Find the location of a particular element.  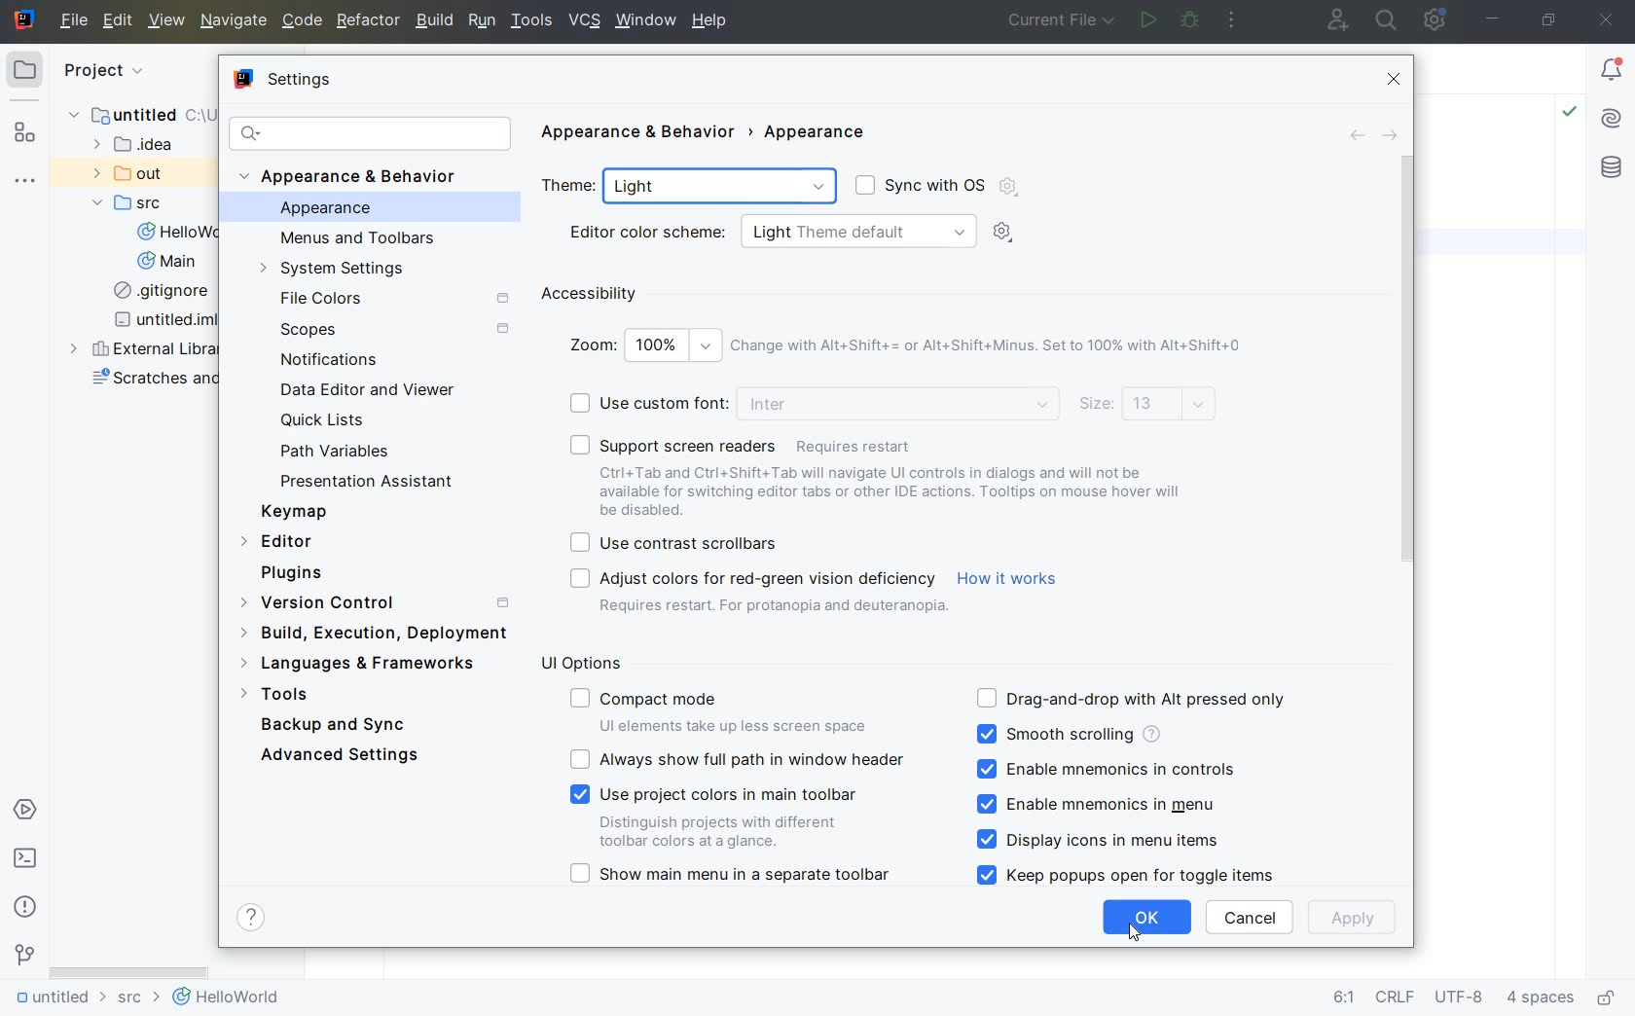

TOOLS is located at coordinates (293, 695).